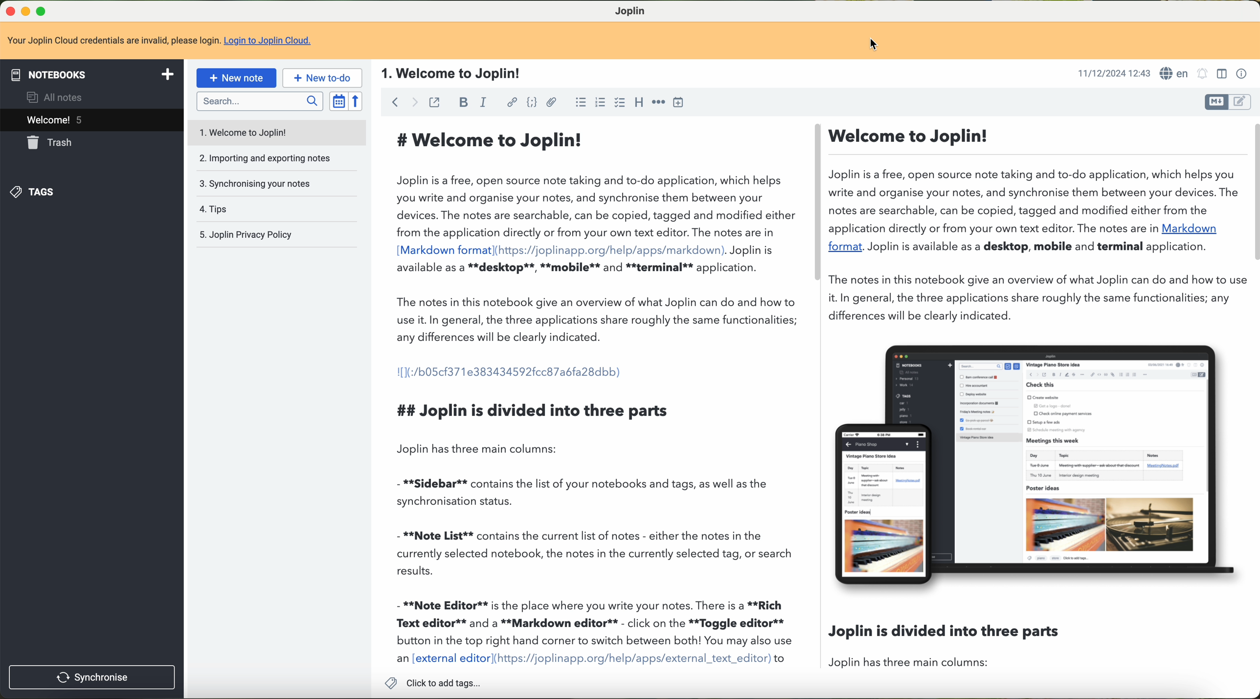  Describe the element at coordinates (47, 142) in the screenshot. I see `trash` at that location.